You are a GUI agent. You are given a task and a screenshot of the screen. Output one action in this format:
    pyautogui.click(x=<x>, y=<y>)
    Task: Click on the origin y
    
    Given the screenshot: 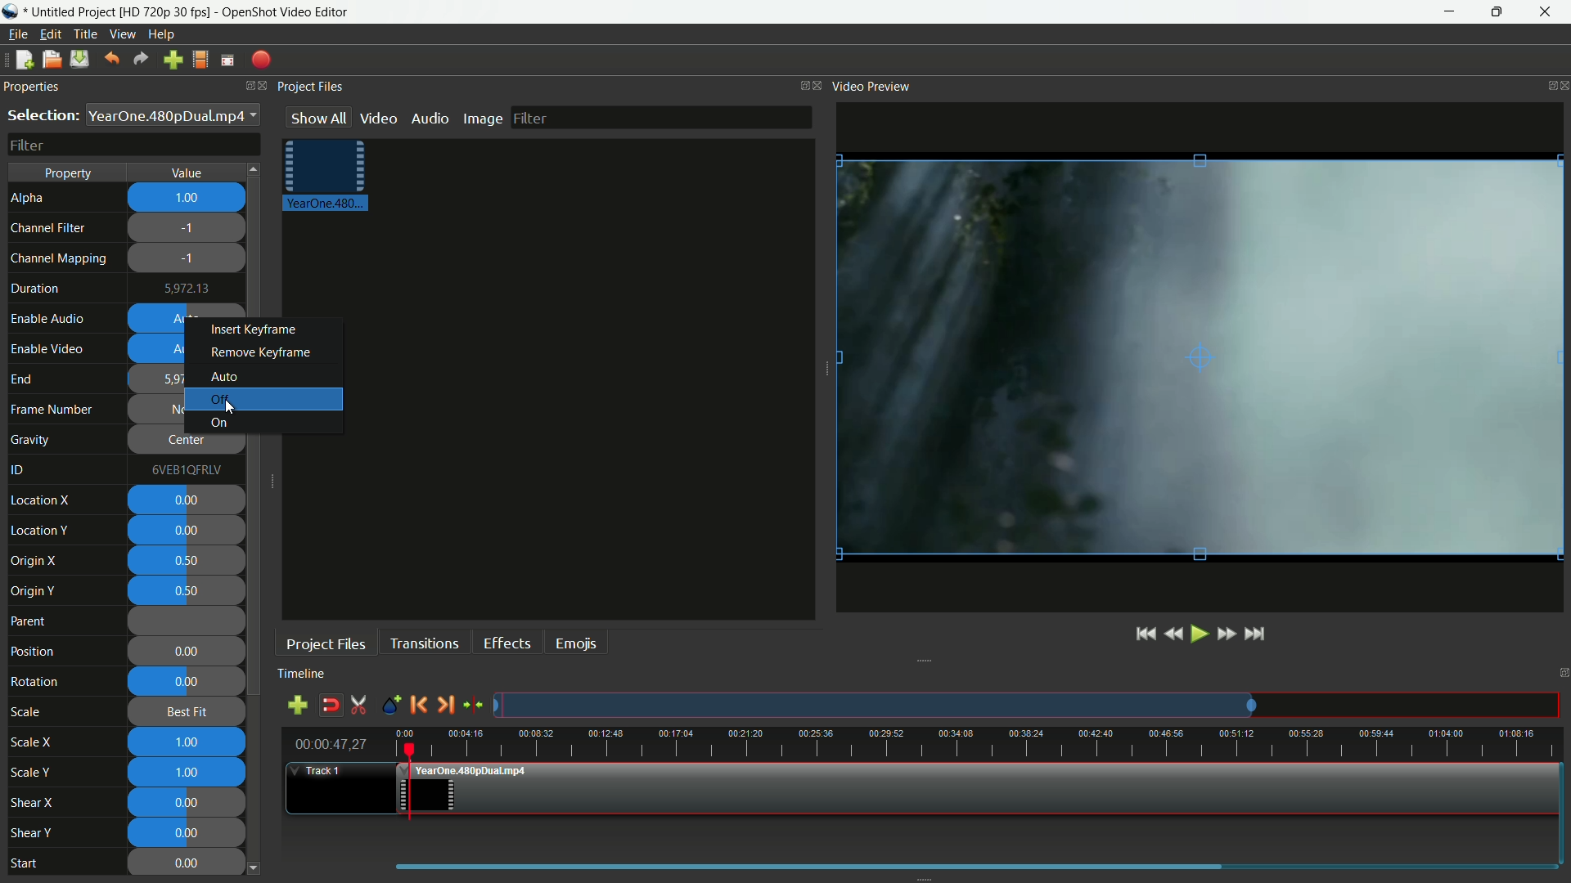 What is the action you would take?
    pyautogui.click(x=34, y=591)
    